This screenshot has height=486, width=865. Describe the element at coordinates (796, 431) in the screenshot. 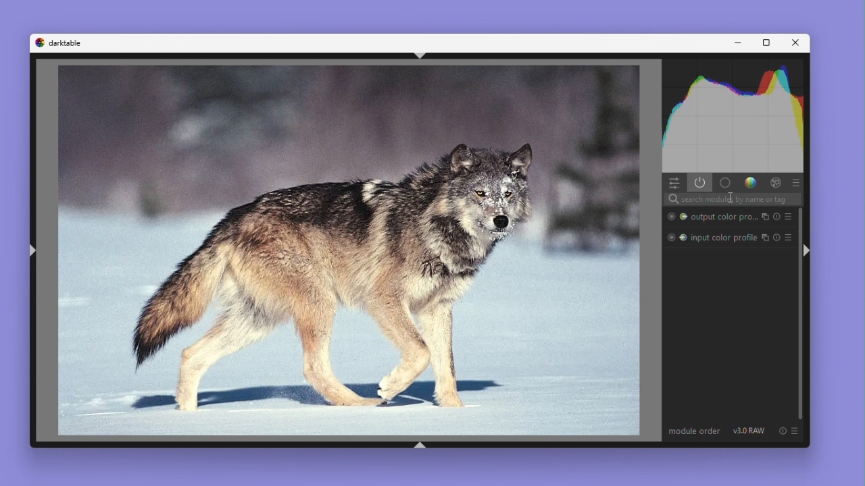

I see `preset` at that location.